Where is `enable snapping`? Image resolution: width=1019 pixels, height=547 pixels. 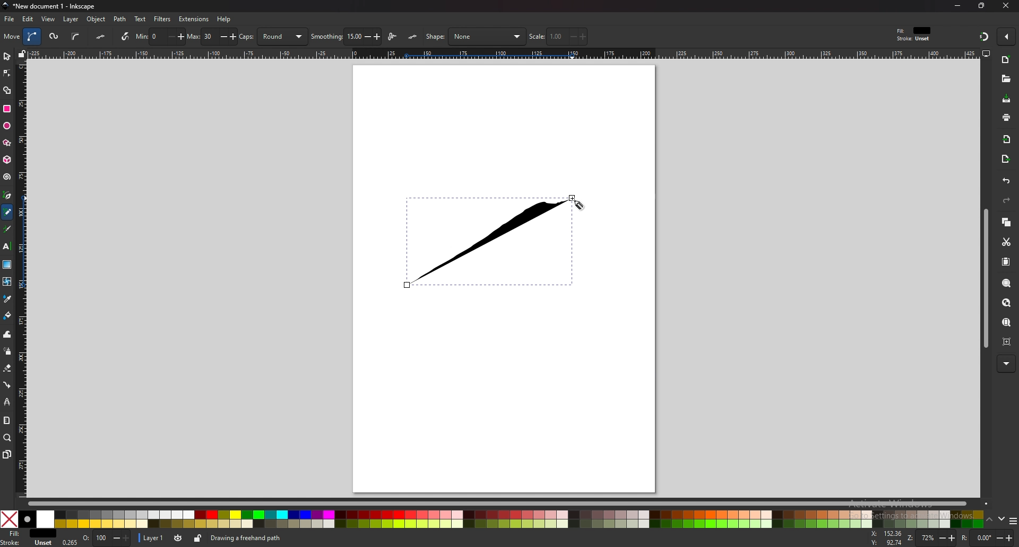
enable snapping is located at coordinates (1005, 37).